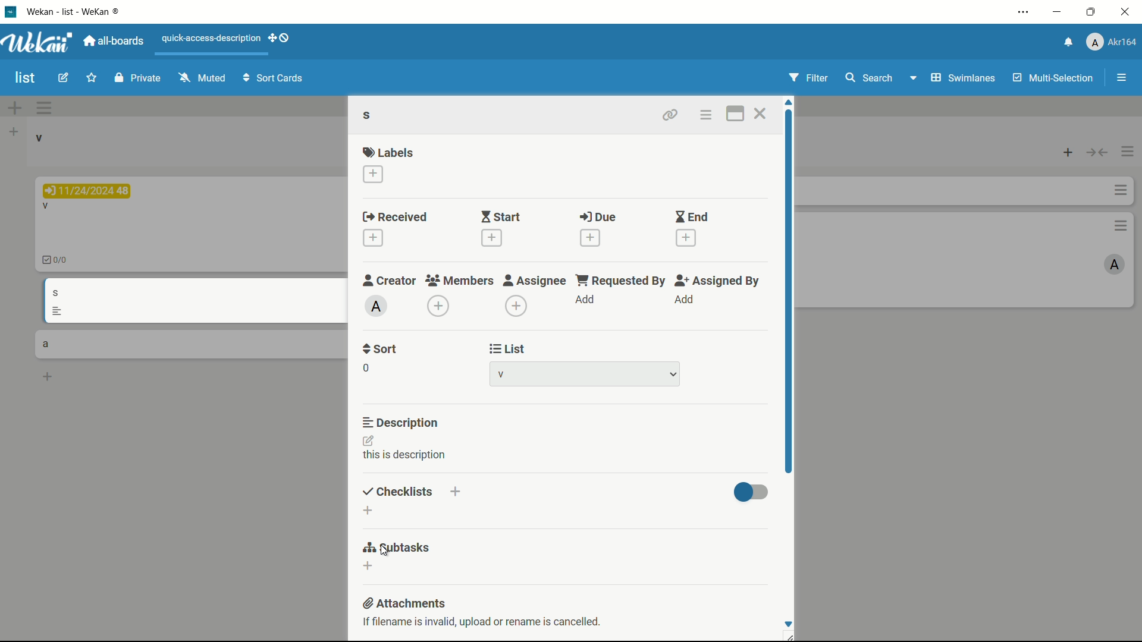 Image resolution: width=1142 pixels, height=642 pixels. What do you see at coordinates (75, 11) in the screenshot?
I see `Wekan - WeKan ®` at bounding box center [75, 11].